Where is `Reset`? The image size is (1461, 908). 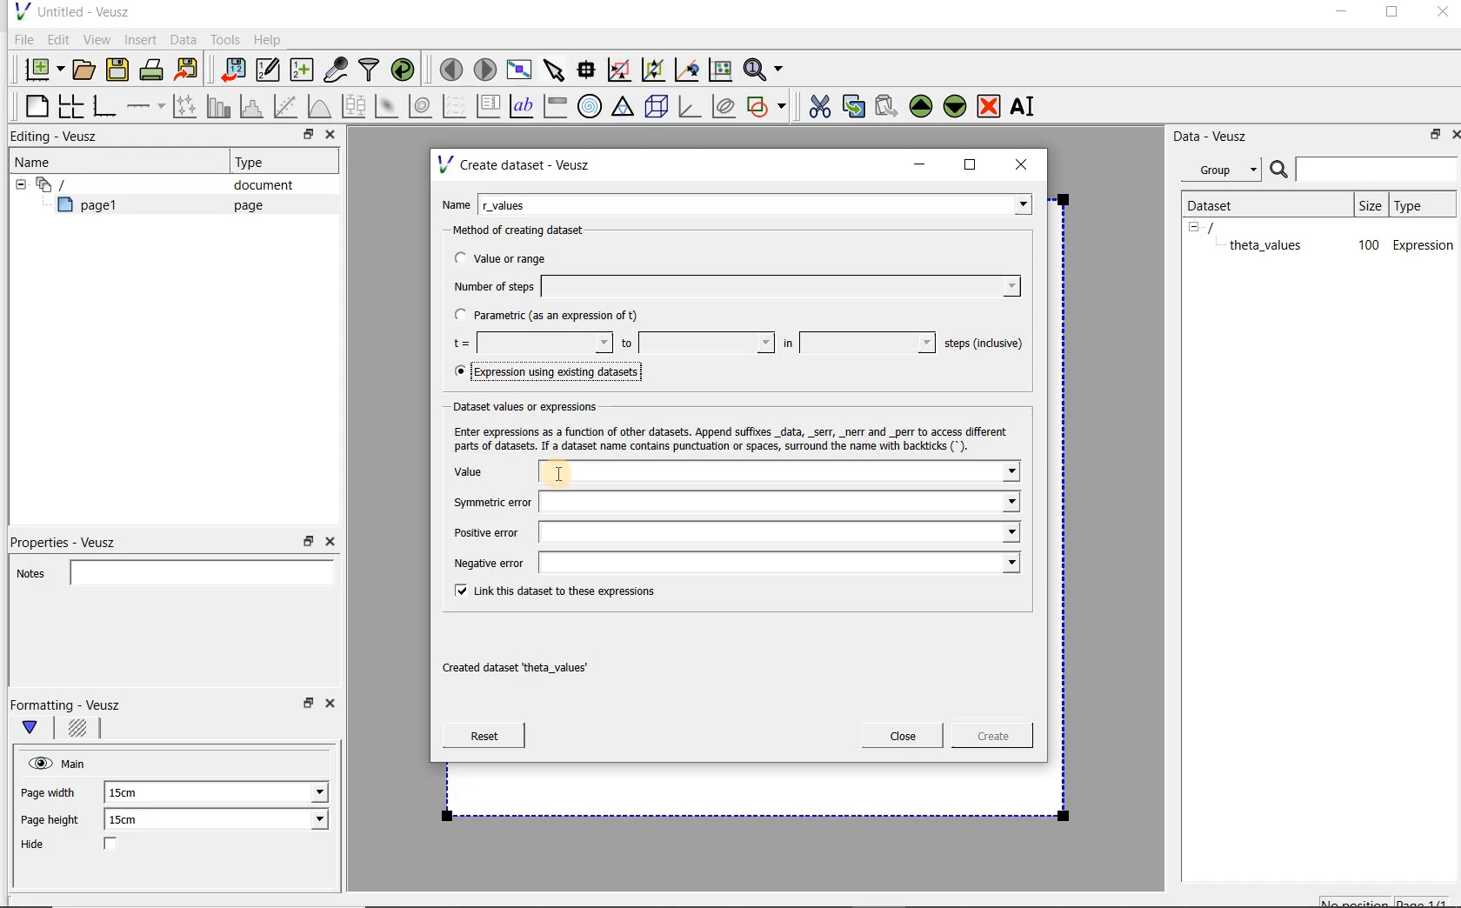 Reset is located at coordinates (484, 736).